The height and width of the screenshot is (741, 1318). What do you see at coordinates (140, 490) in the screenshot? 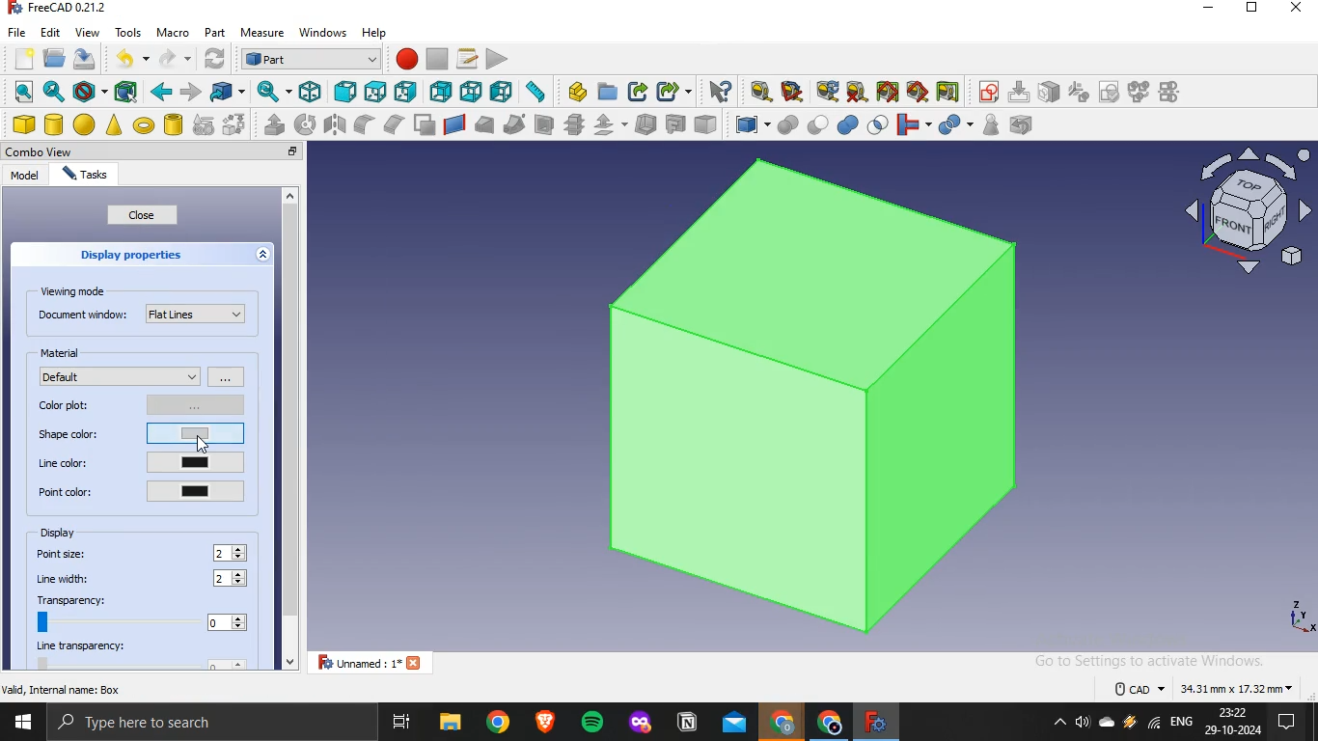
I see `point color` at bounding box center [140, 490].